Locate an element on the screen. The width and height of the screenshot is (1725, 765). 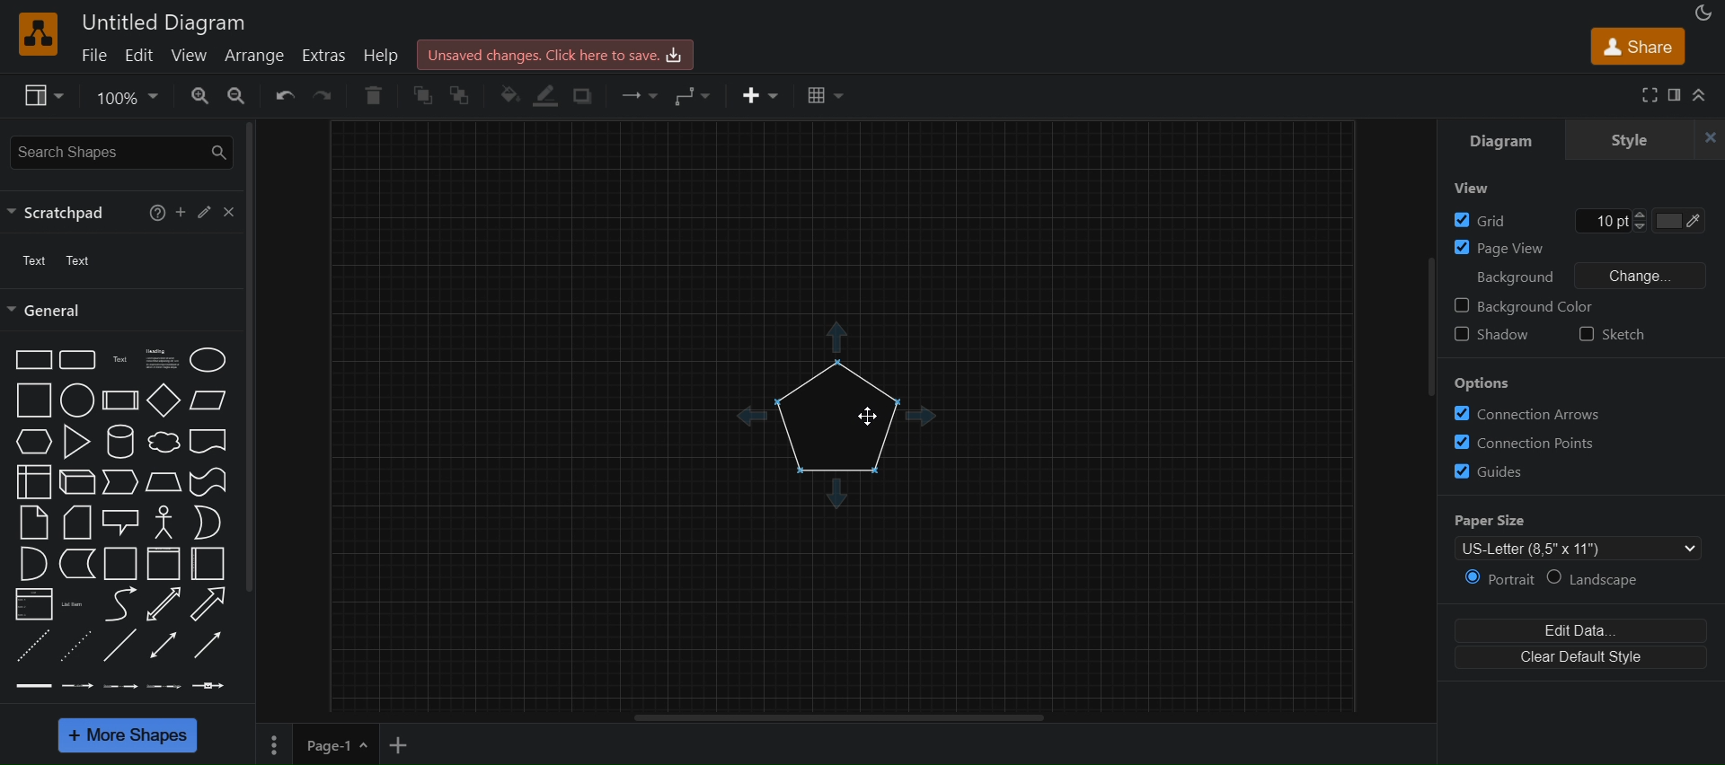
Or is located at coordinates (208, 523).